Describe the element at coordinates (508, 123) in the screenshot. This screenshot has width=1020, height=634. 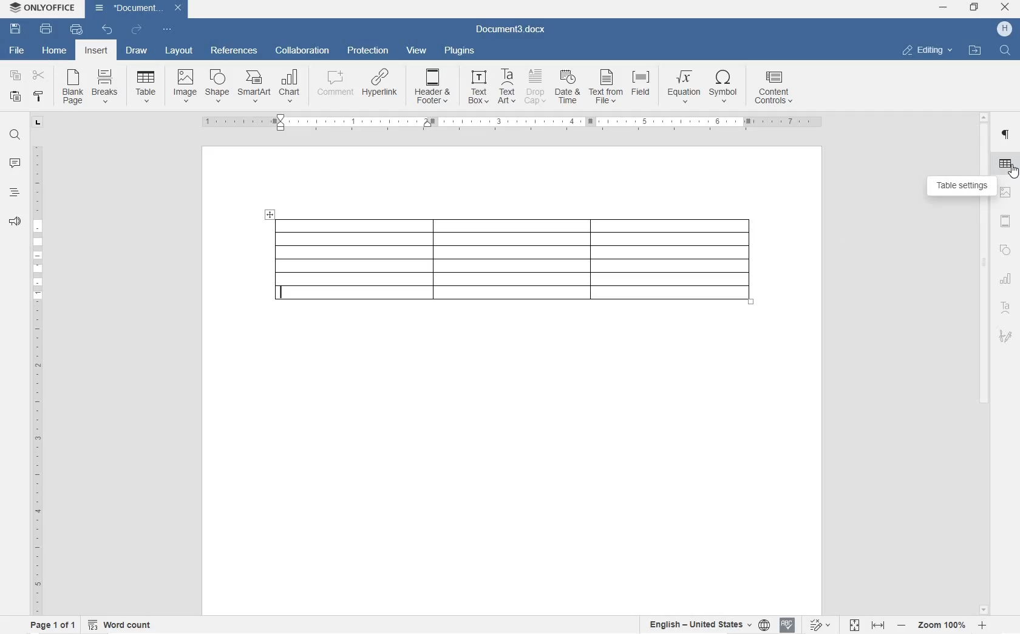
I see `RULER` at that location.